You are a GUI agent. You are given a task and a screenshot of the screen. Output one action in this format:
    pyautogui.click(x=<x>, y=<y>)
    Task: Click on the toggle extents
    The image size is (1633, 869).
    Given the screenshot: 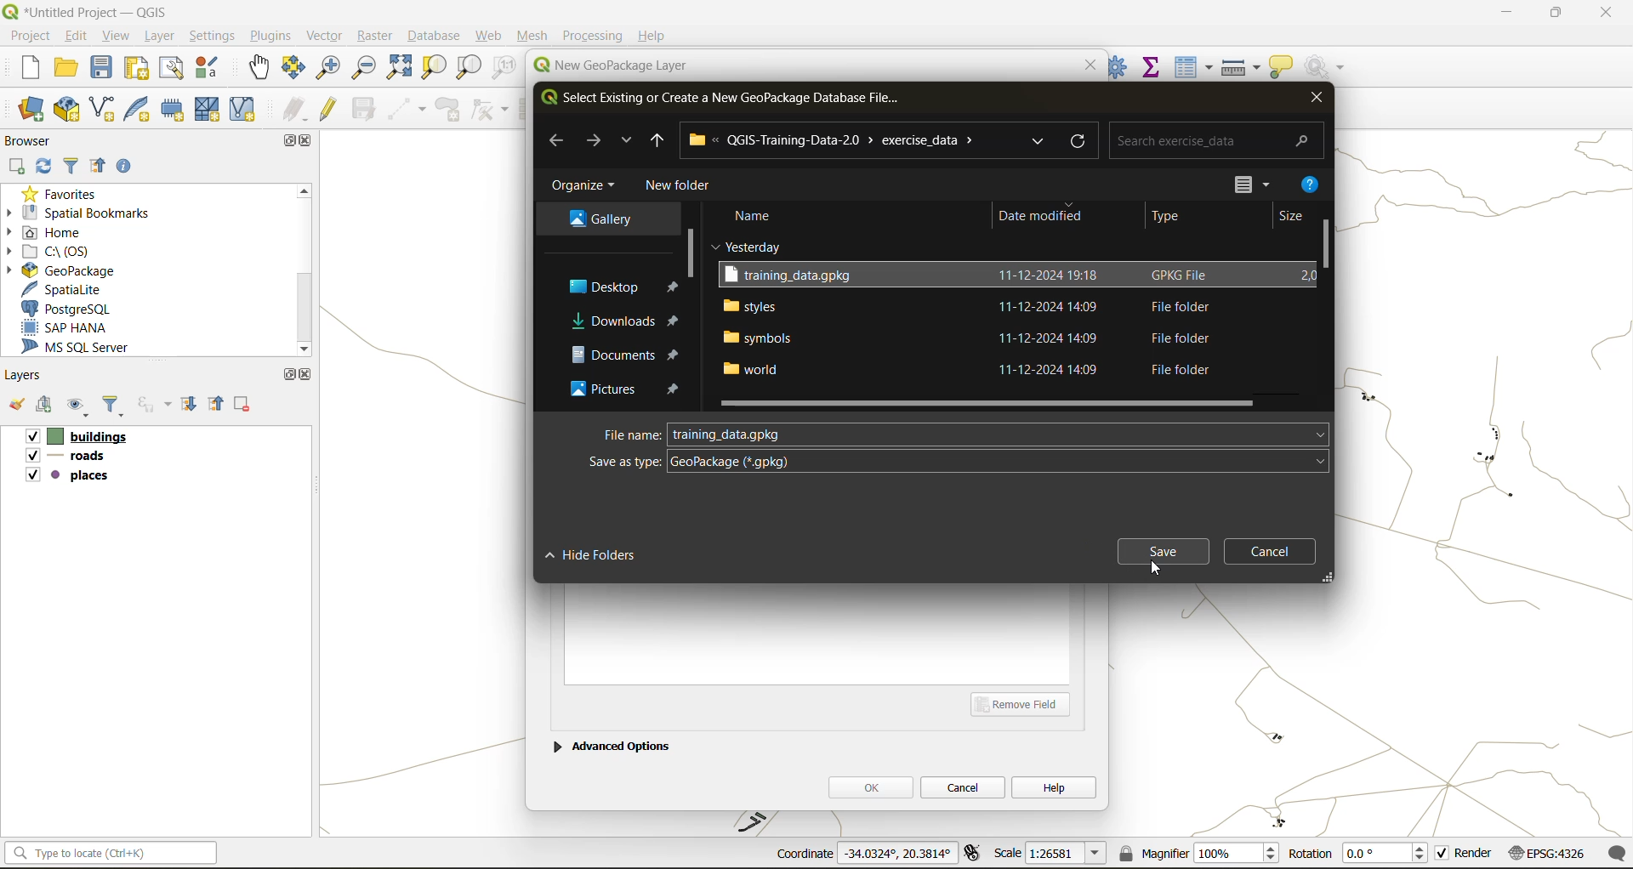 What is the action you would take?
    pyautogui.click(x=974, y=855)
    